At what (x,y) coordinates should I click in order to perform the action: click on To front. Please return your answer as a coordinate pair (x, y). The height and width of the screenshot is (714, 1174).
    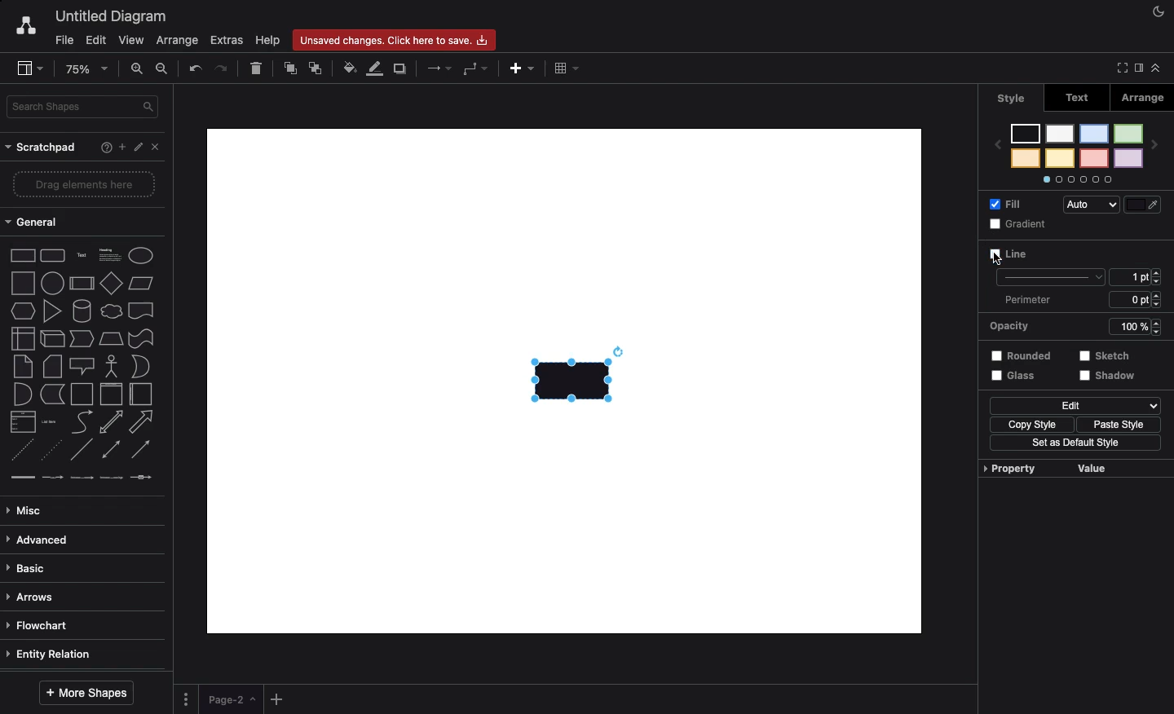
    Looking at the image, I should click on (290, 68).